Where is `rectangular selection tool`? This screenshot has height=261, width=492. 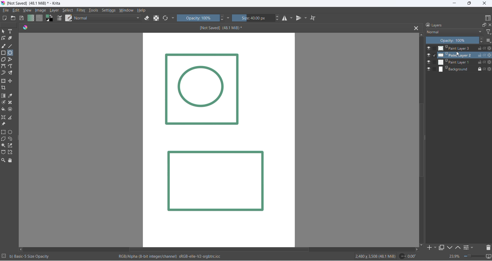 rectangular selection tool is located at coordinates (3, 132).